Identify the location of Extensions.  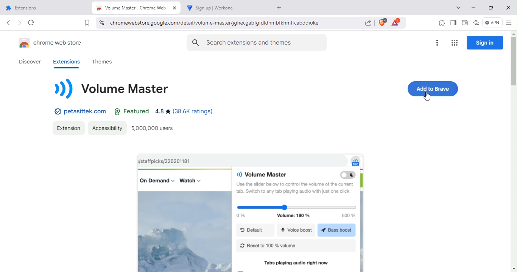
(70, 128).